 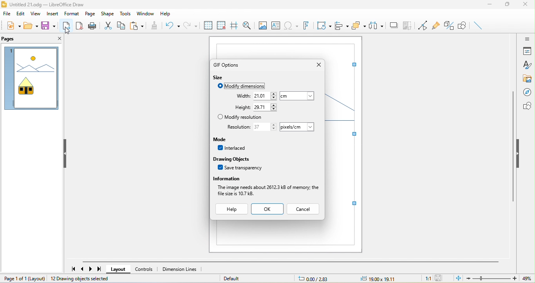 What do you see at coordinates (297, 95) in the screenshot?
I see `` at bounding box center [297, 95].